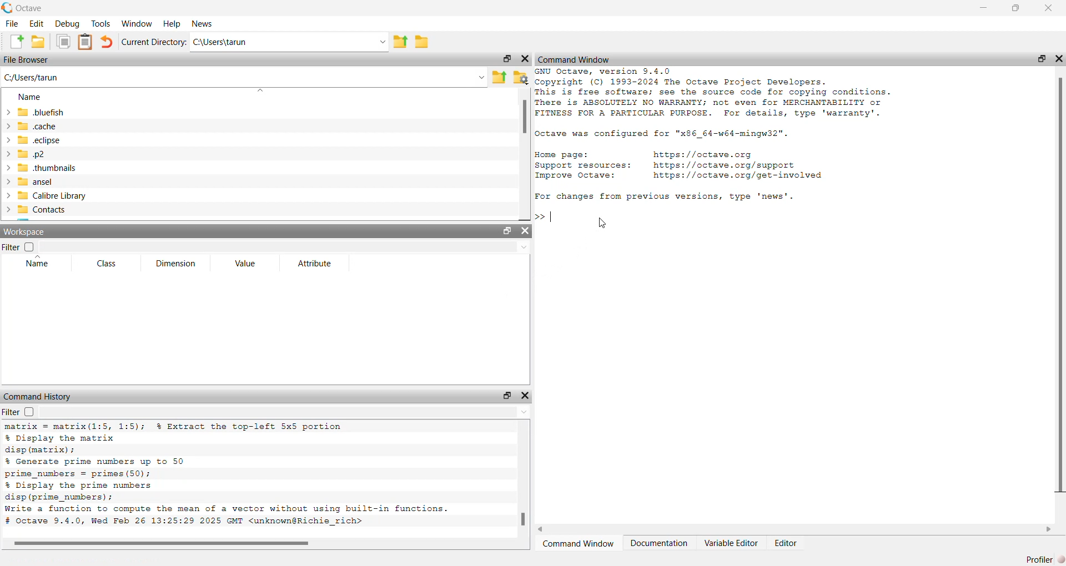 The image size is (1066, 566). I want to click on matrix = matrix(1:5, 1:5); % Extract the top-left 5x5 portion

% Display the matrix

disp (matrix) ;

% Generate prime numbers up to 50

prime_numbers = primes (50);

% Display the prime numbers

disp (prime_numbers) ;

Write a function to compute the mean of a vector without using built-in functions.
# octave 9.4.0, Wed Feb 26 13:25:29 2025 GMT <unknown@Richie_rich>, so click(225, 476).